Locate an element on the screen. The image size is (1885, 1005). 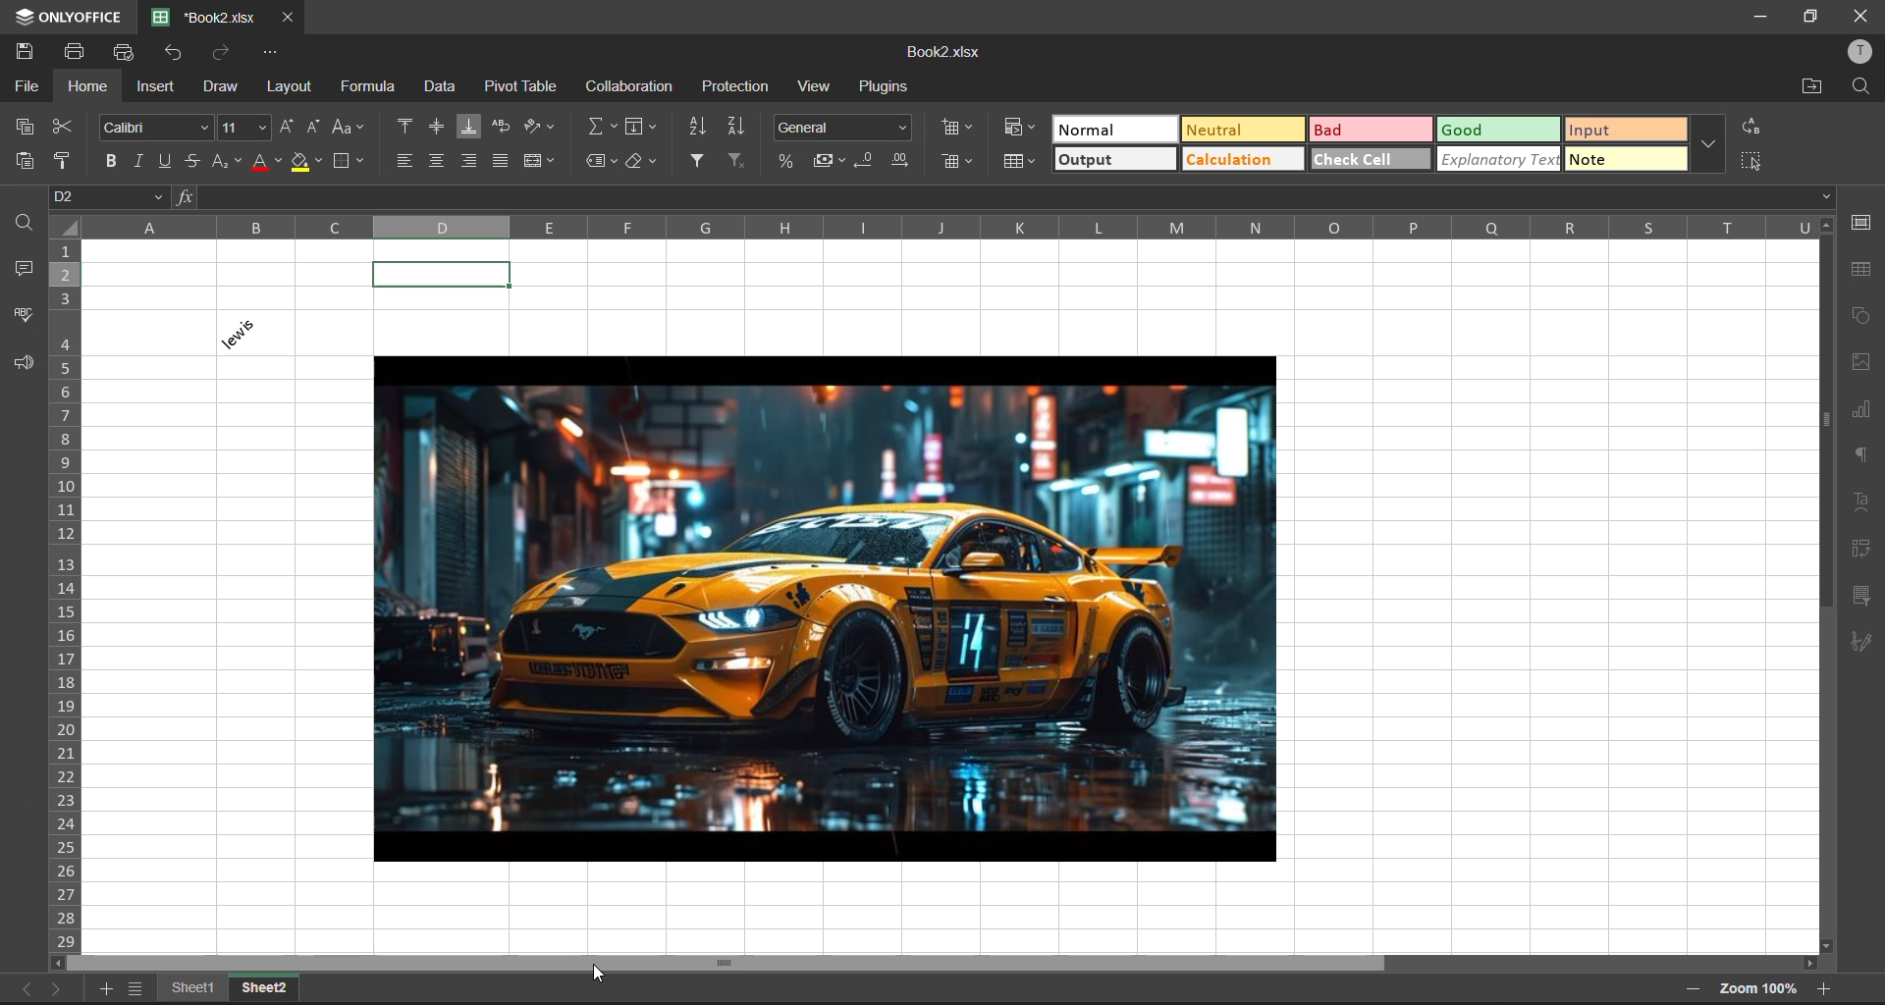
minimize is located at coordinates (1758, 17).